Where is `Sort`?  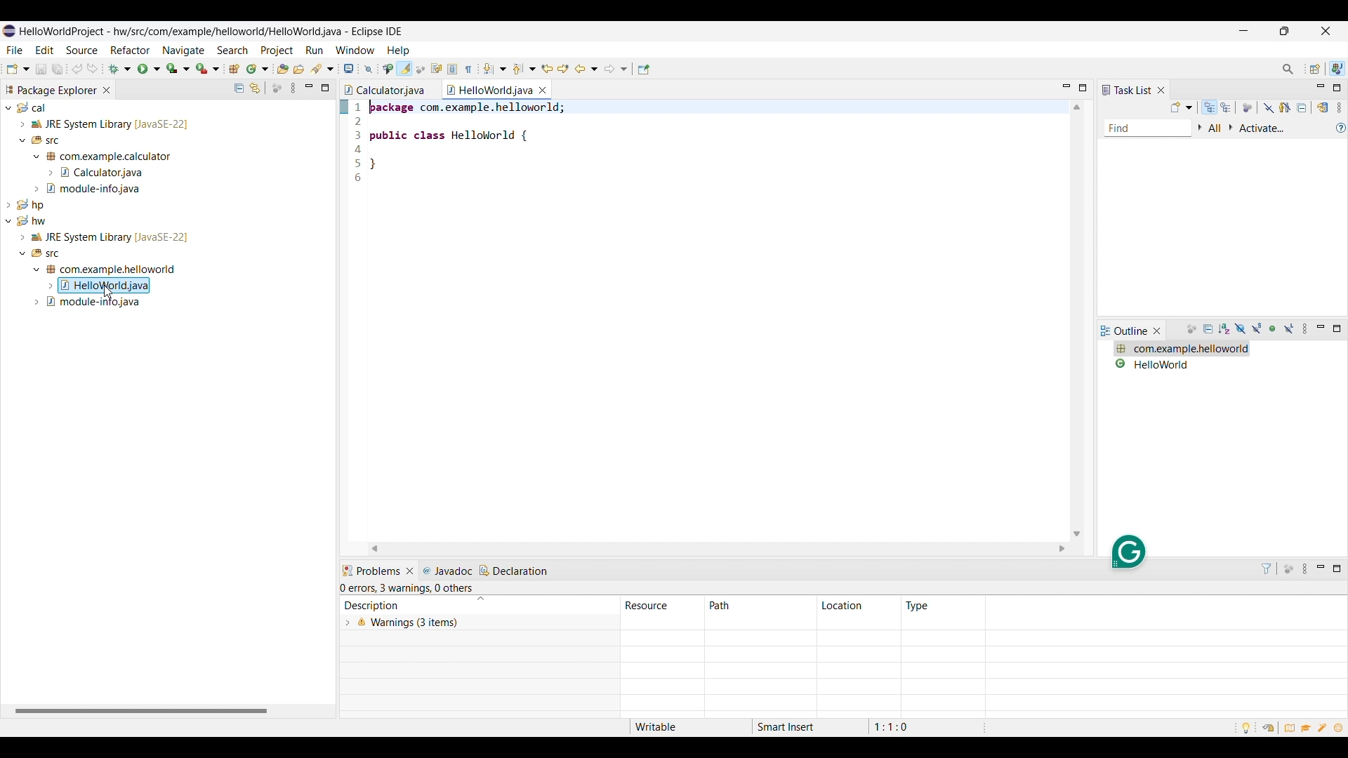
Sort is located at coordinates (1225, 329).